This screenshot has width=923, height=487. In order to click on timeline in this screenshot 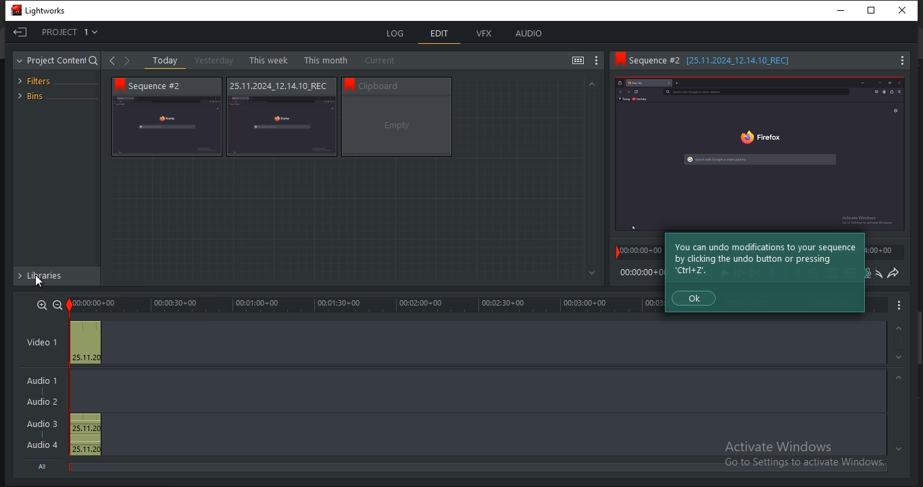, I will do `click(364, 306)`.